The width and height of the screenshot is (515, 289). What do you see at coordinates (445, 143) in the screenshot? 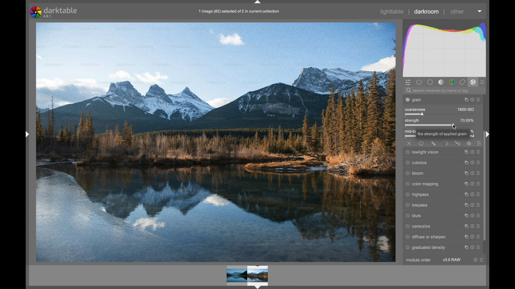
I see `parametric mask` at bounding box center [445, 143].